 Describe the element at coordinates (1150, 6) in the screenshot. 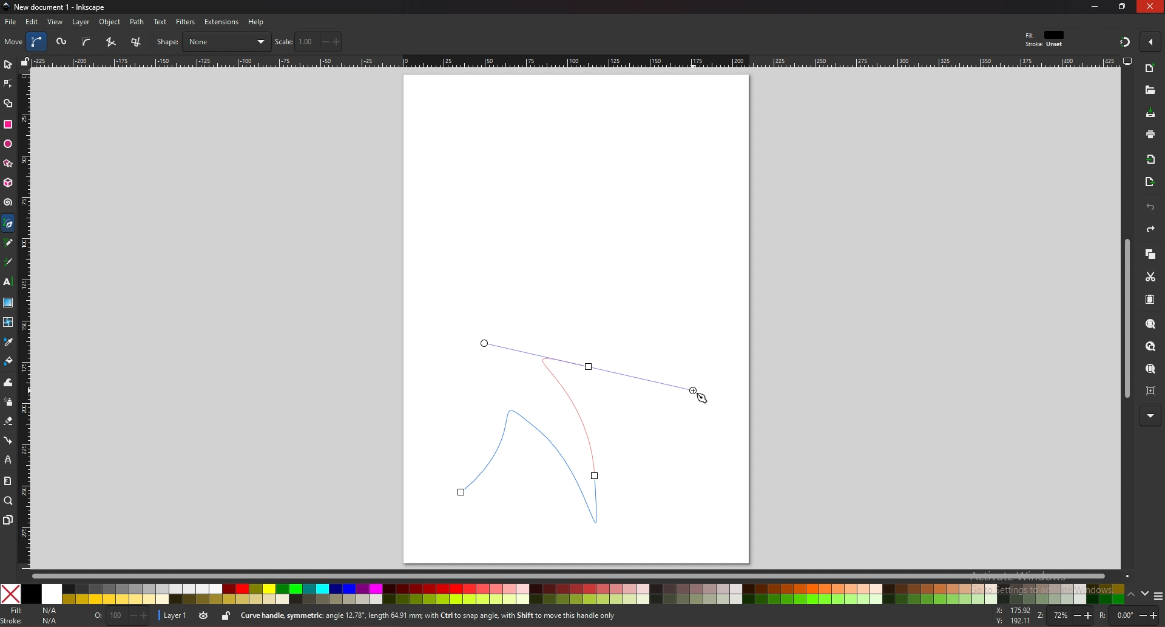

I see `close` at that location.